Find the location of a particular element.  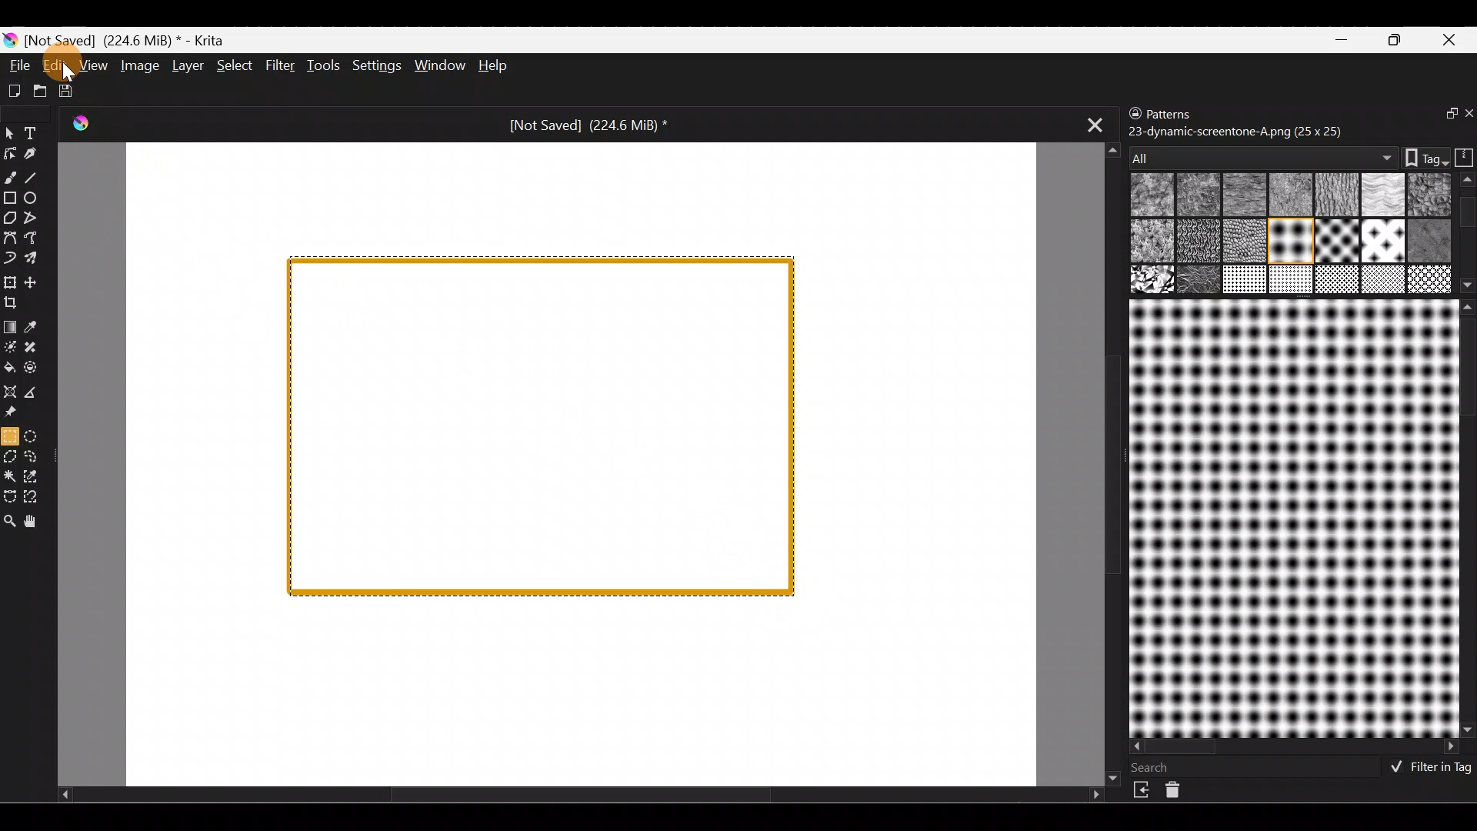

Measure the distance between two points is located at coordinates (38, 392).